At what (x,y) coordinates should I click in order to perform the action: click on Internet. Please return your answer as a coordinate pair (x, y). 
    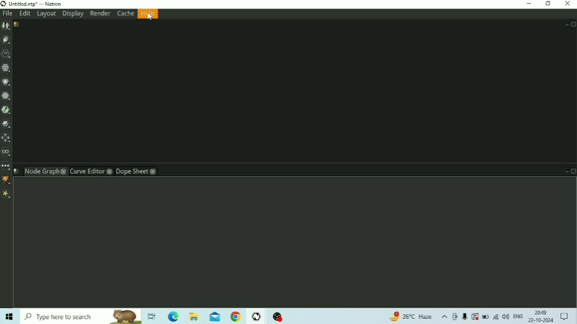
    Looking at the image, I should click on (495, 317).